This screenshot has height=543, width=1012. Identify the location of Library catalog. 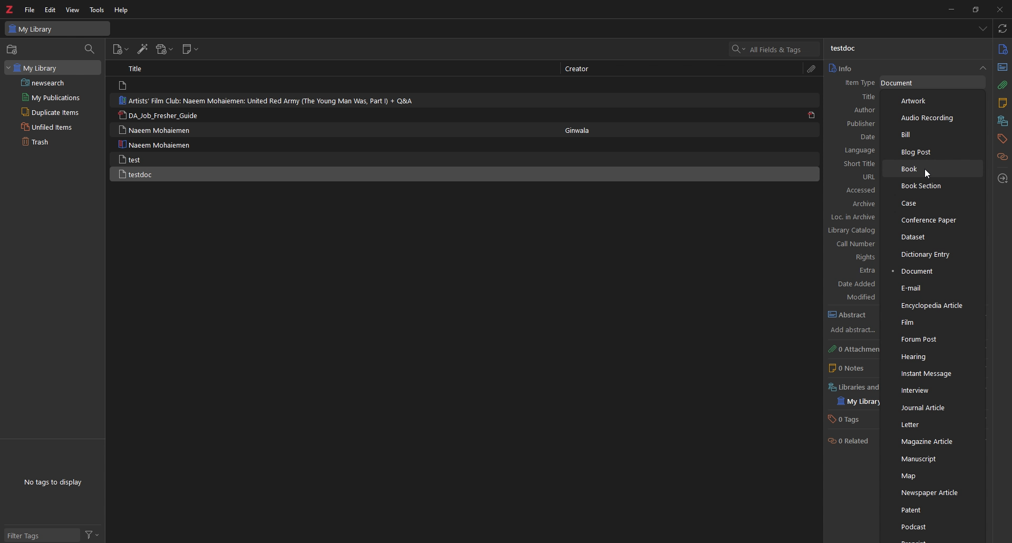
(853, 230).